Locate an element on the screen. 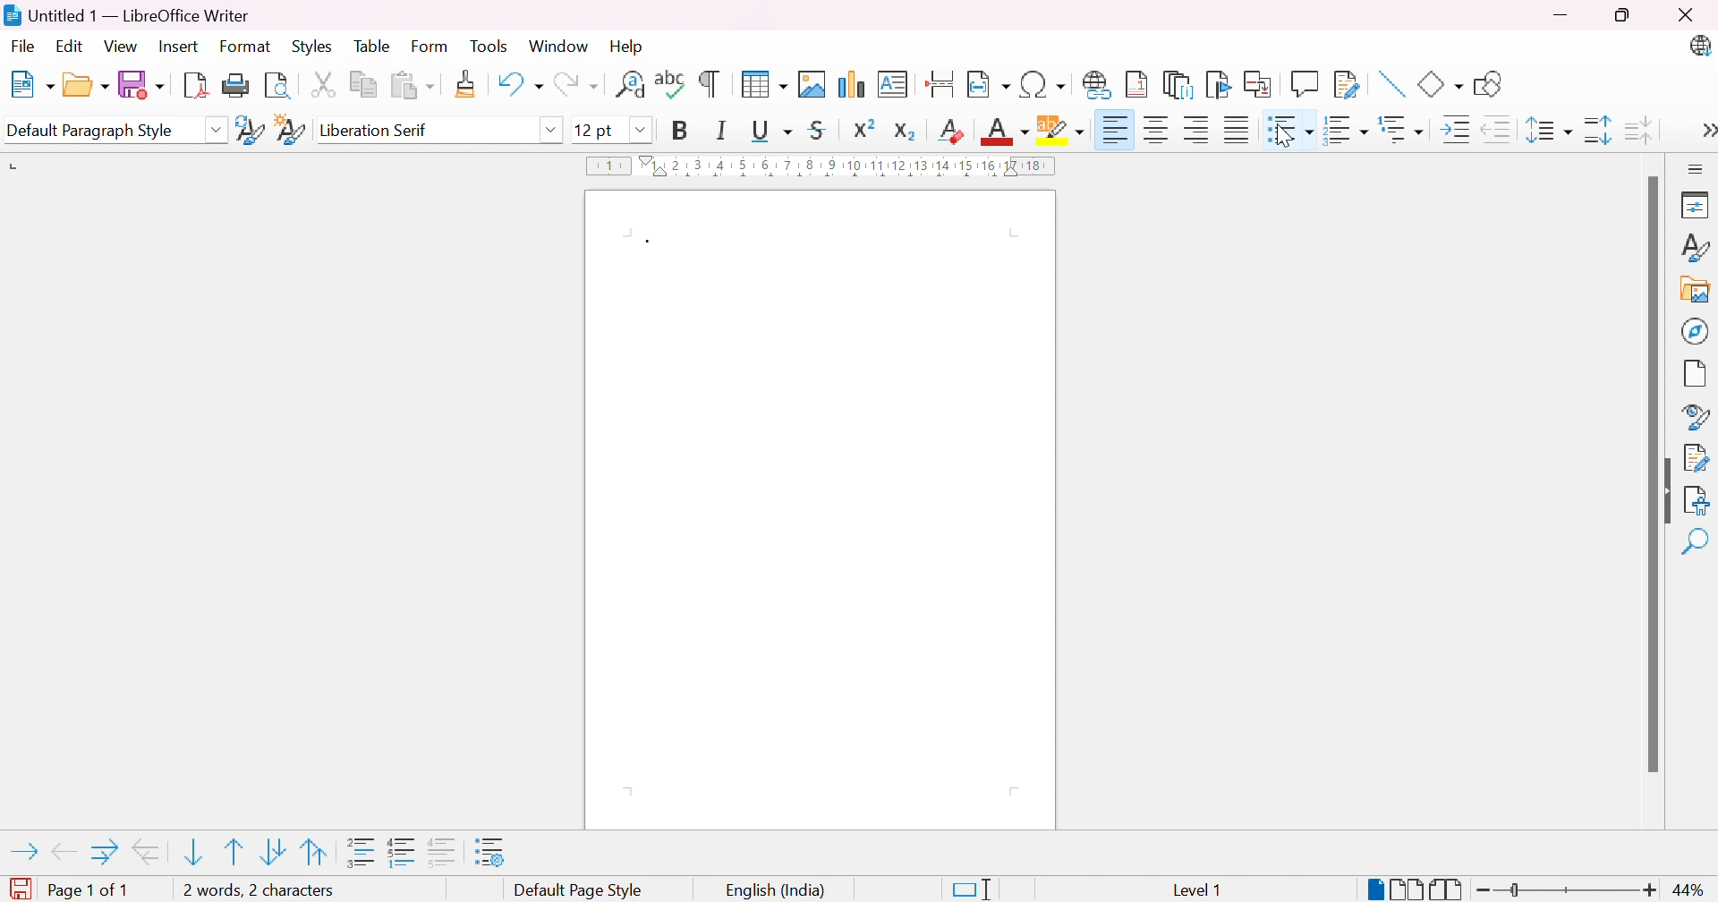  Insert image is located at coordinates (813, 84).